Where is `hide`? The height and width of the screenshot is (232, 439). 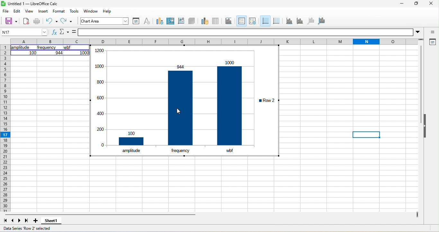
hide is located at coordinates (426, 127).